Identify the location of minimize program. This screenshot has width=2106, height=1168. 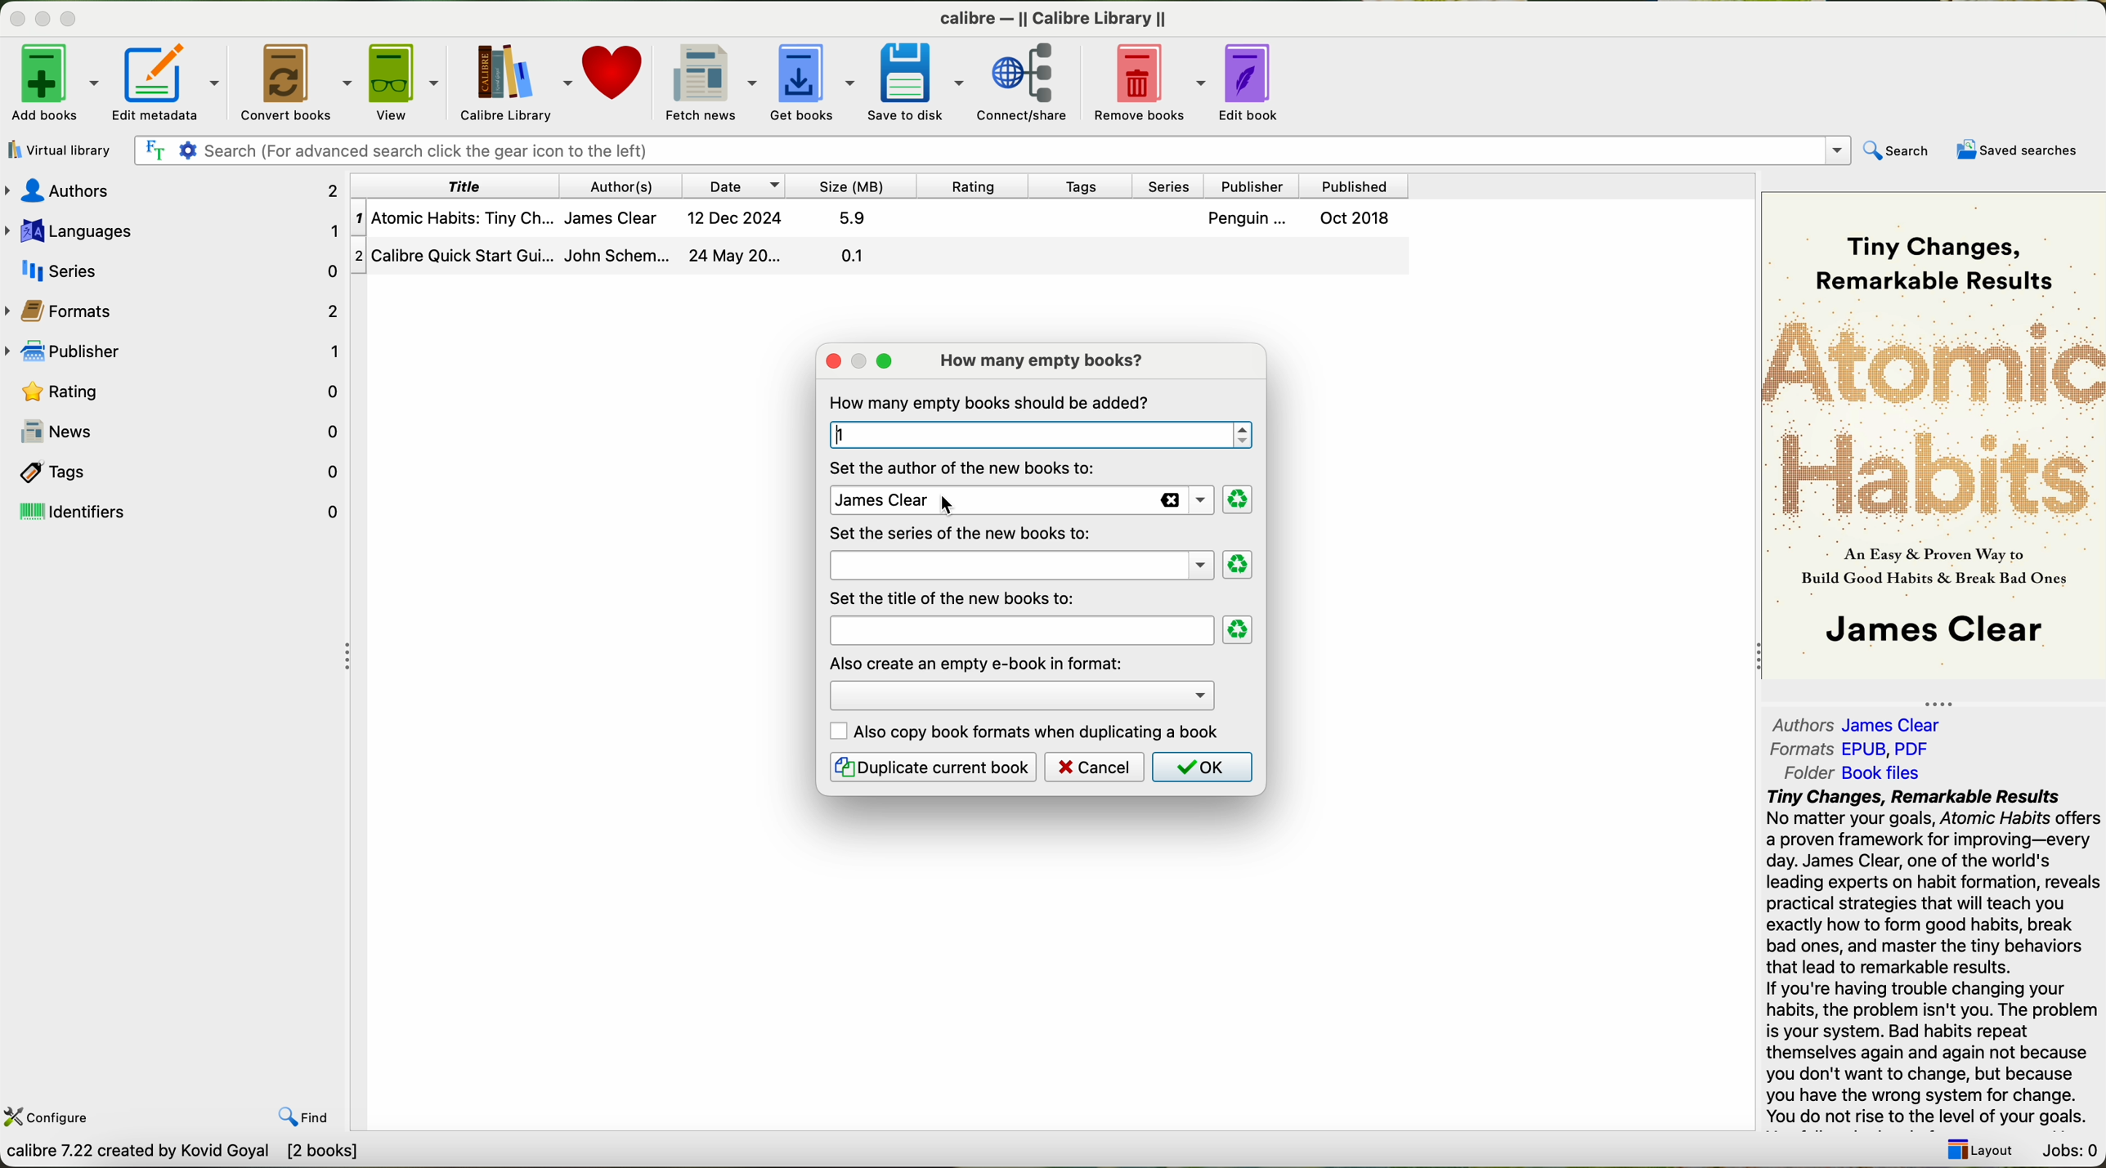
(41, 16).